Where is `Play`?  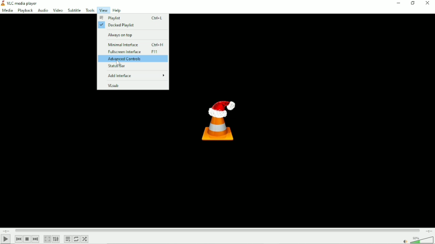 Play is located at coordinates (6, 239).